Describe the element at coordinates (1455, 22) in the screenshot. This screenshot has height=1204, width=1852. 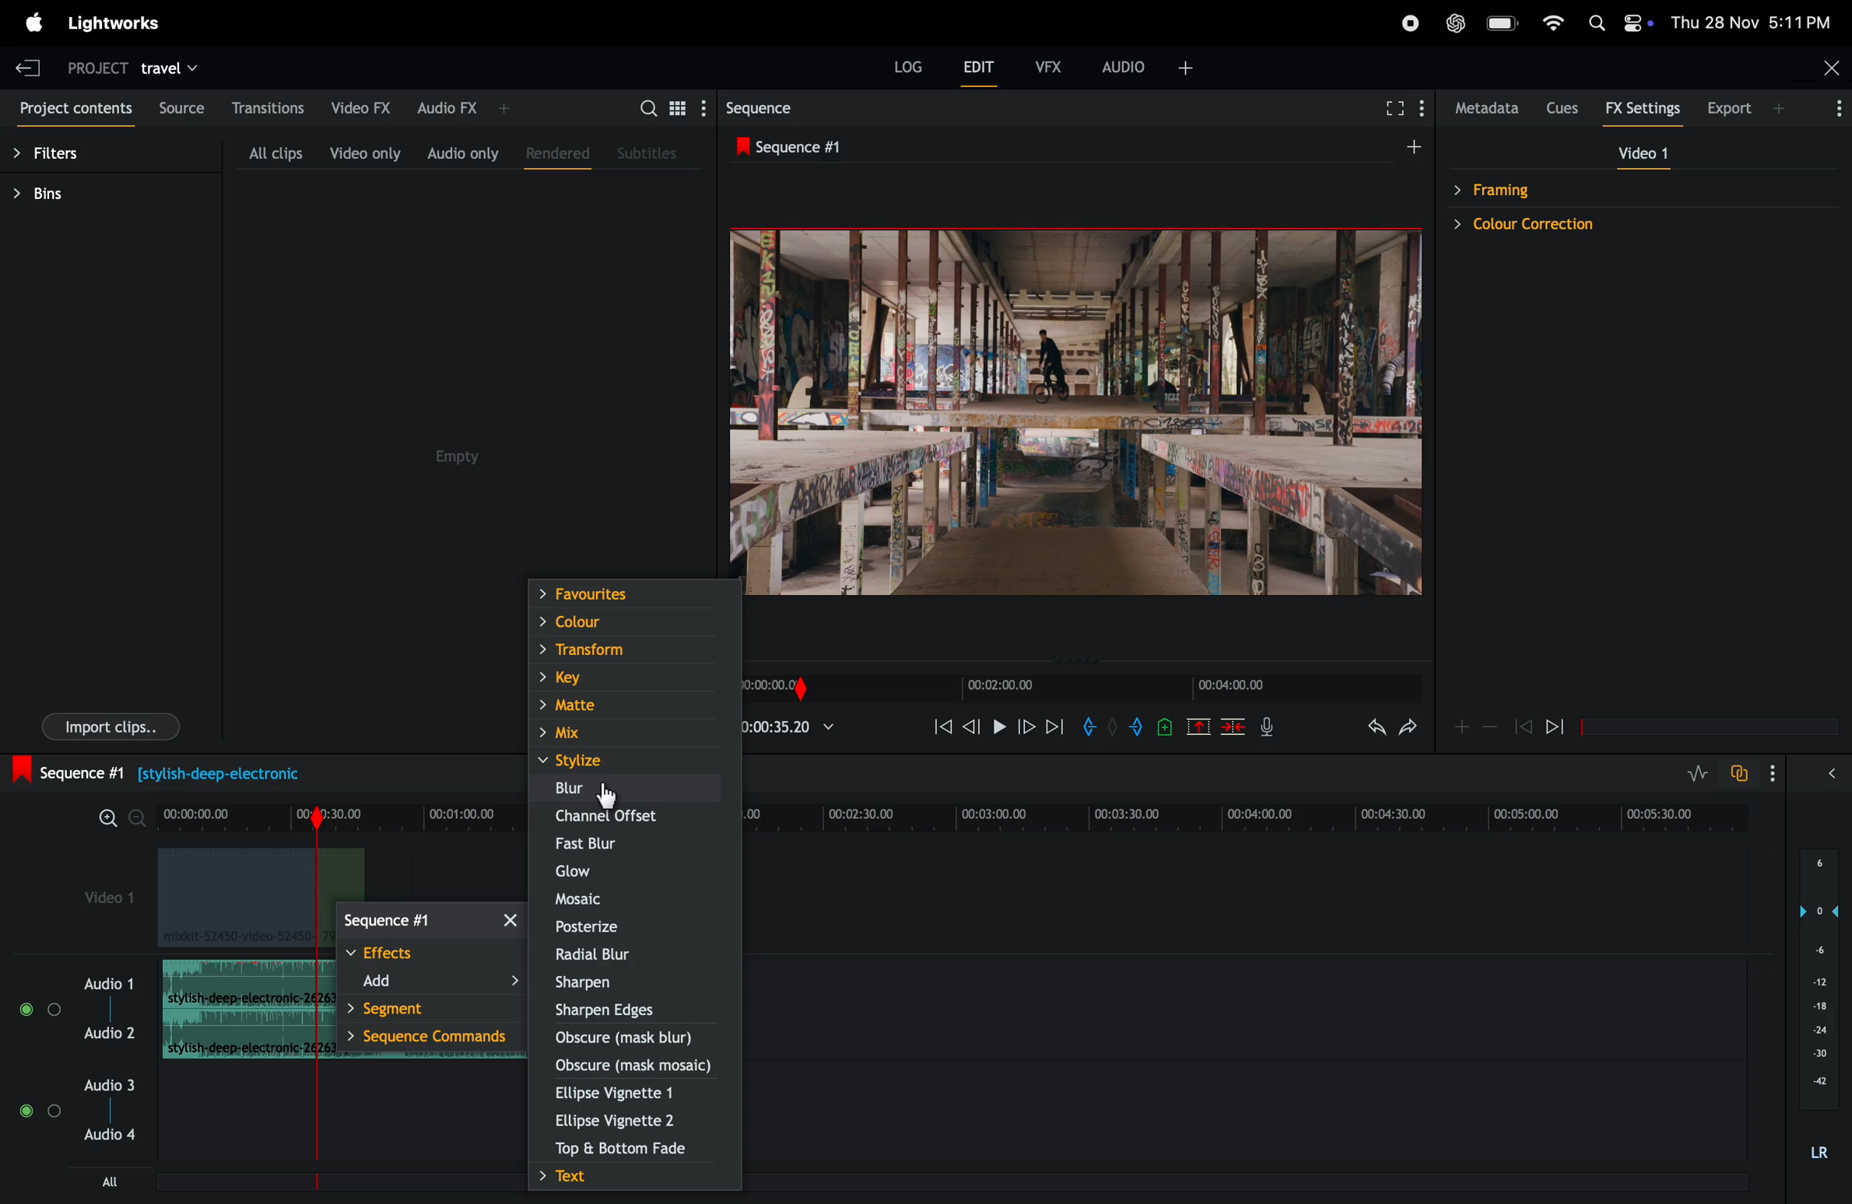
I see `chatgpt` at that location.